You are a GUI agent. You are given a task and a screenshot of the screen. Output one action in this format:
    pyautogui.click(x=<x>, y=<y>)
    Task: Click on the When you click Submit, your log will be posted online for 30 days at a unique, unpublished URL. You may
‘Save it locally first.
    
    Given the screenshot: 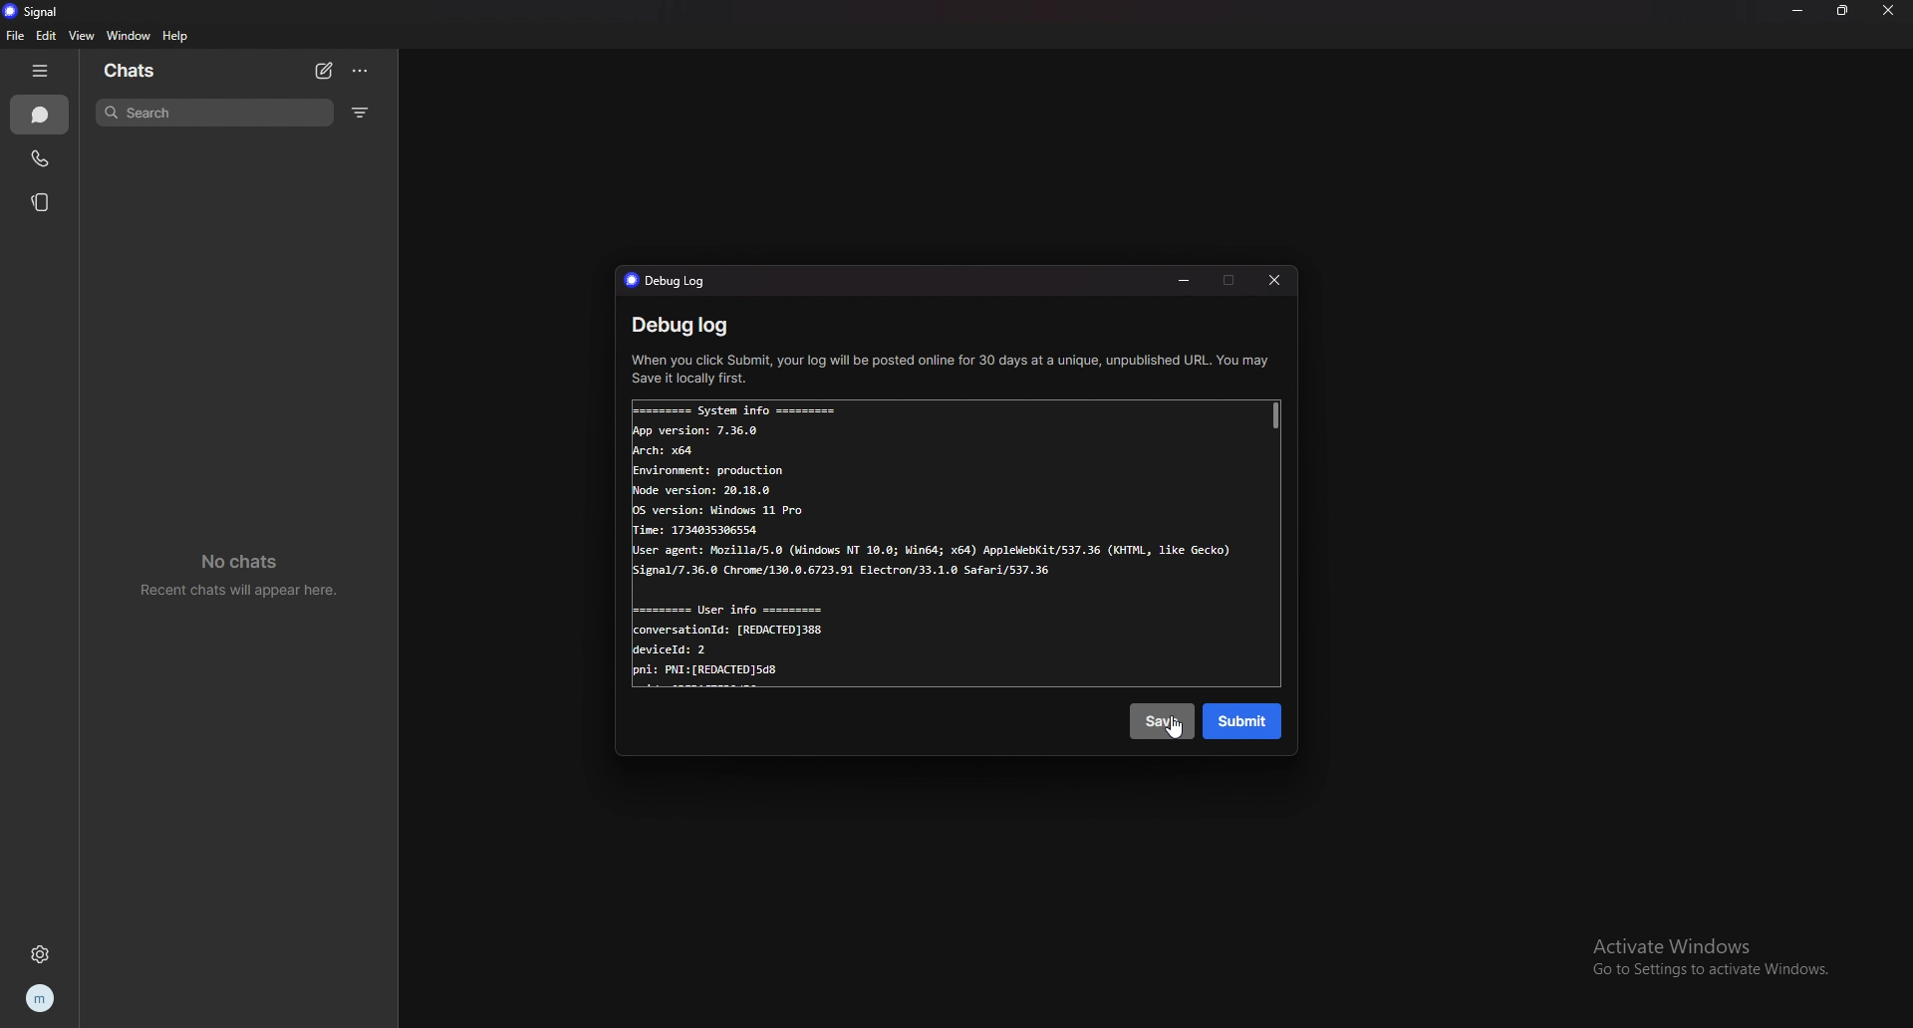 What is the action you would take?
    pyautogui.click(x=952, y=369)
    